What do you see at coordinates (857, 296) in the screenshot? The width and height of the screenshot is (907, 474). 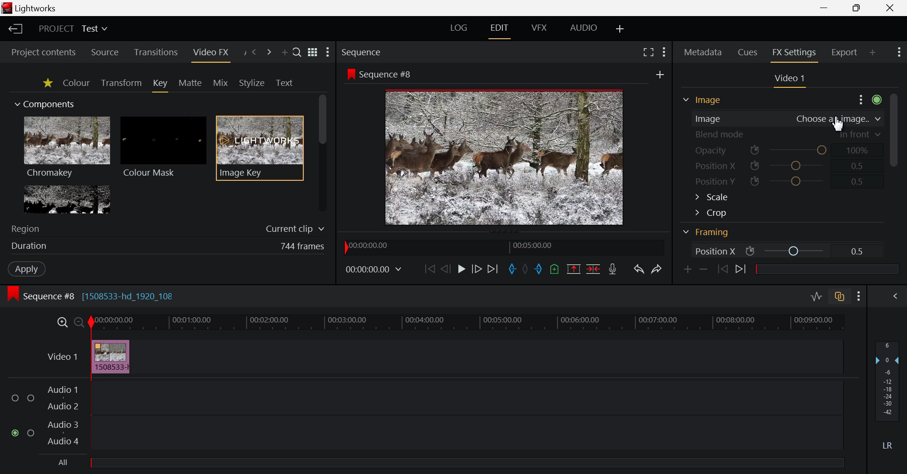 I see `Show Settings` at bounding box center [857, 296].